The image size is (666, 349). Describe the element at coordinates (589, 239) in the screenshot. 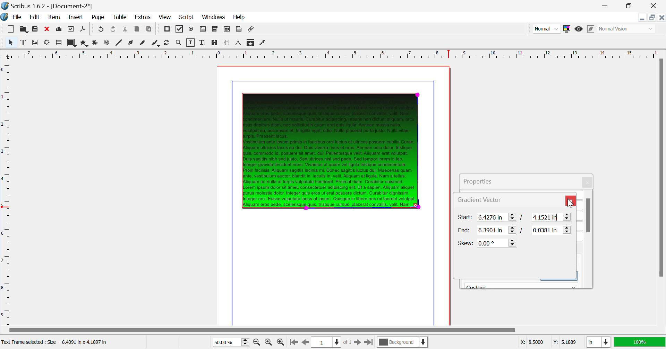

I see `Scroll Bar` at that location.